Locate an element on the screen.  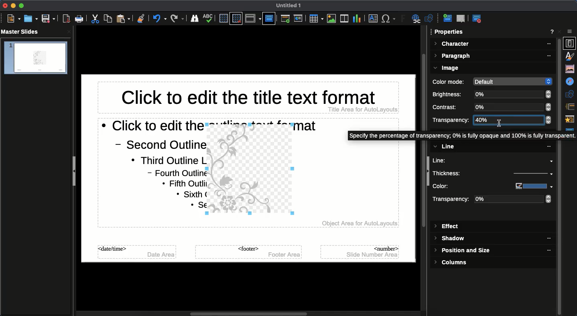
Help is located at coordinates (552, 32).